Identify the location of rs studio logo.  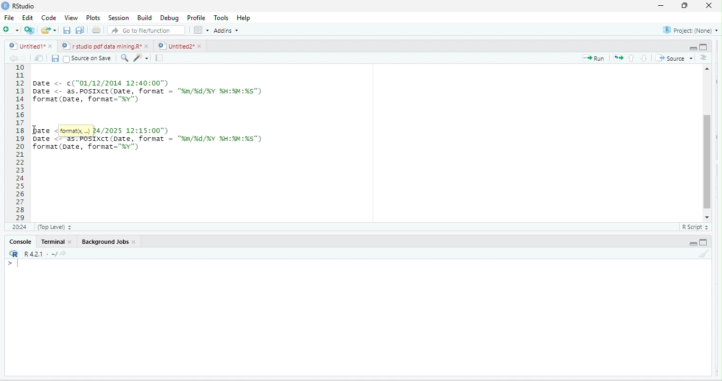
(13, 254).